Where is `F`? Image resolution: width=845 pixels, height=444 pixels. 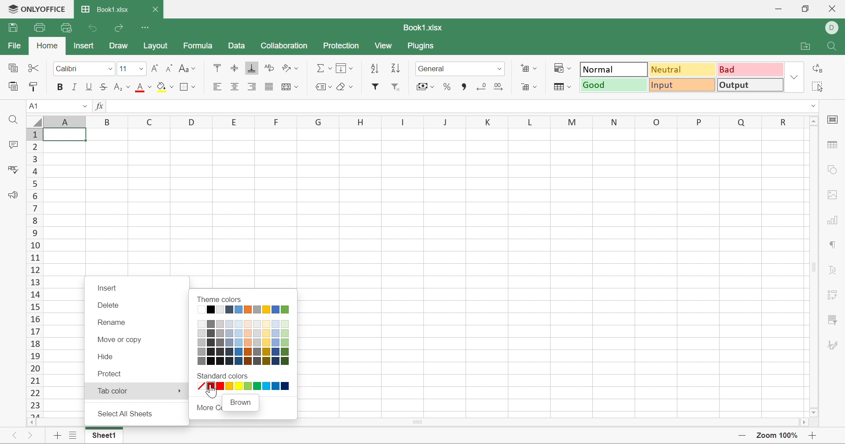 F is located at coordinates (278, 121).